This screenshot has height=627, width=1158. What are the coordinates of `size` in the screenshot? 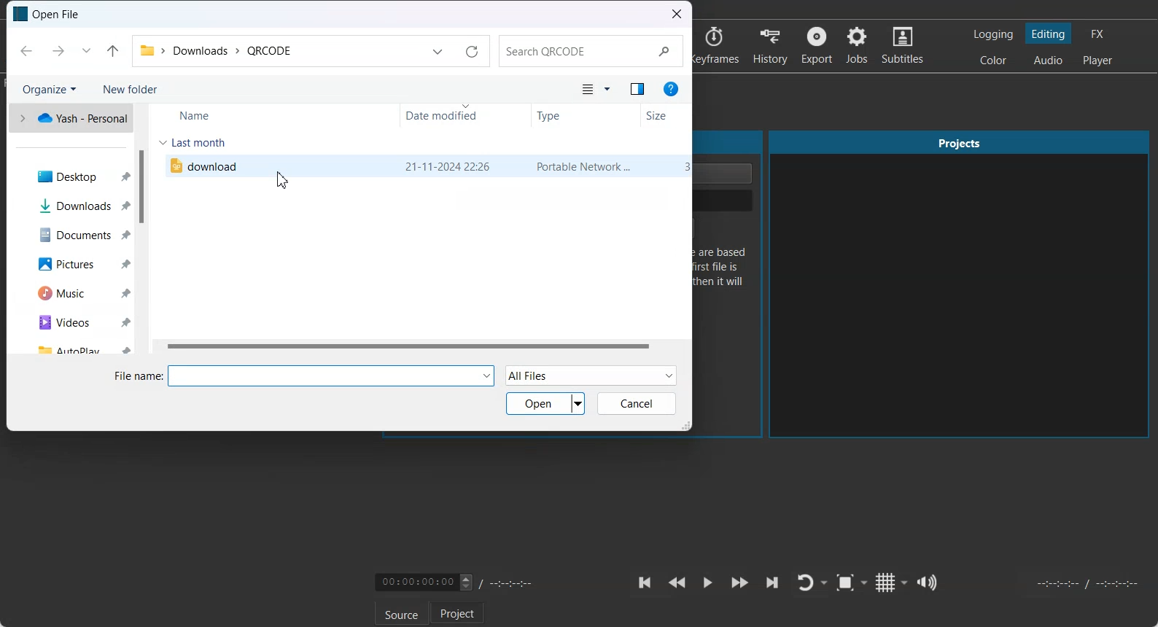 It's located at (682, 167).